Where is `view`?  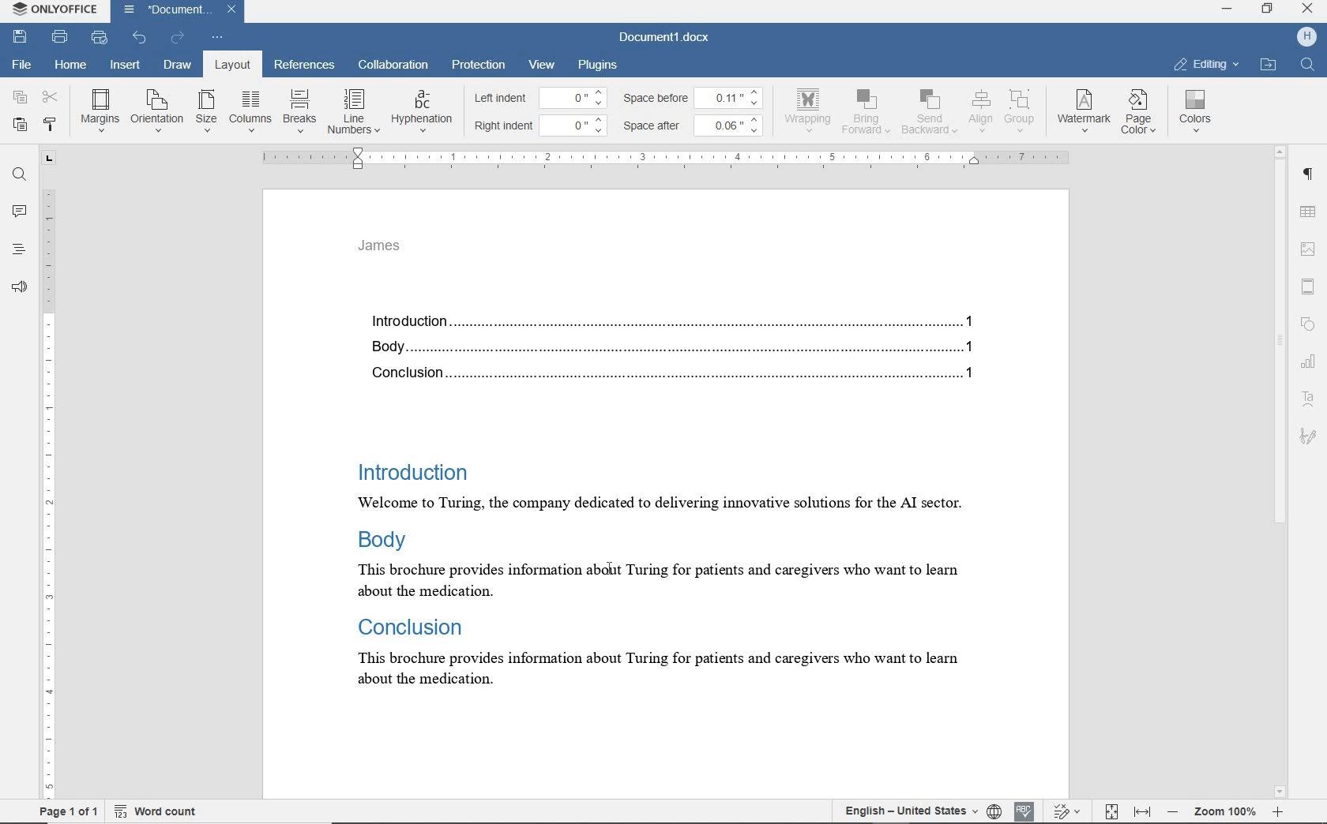 view is located at coordinates (542, 65).